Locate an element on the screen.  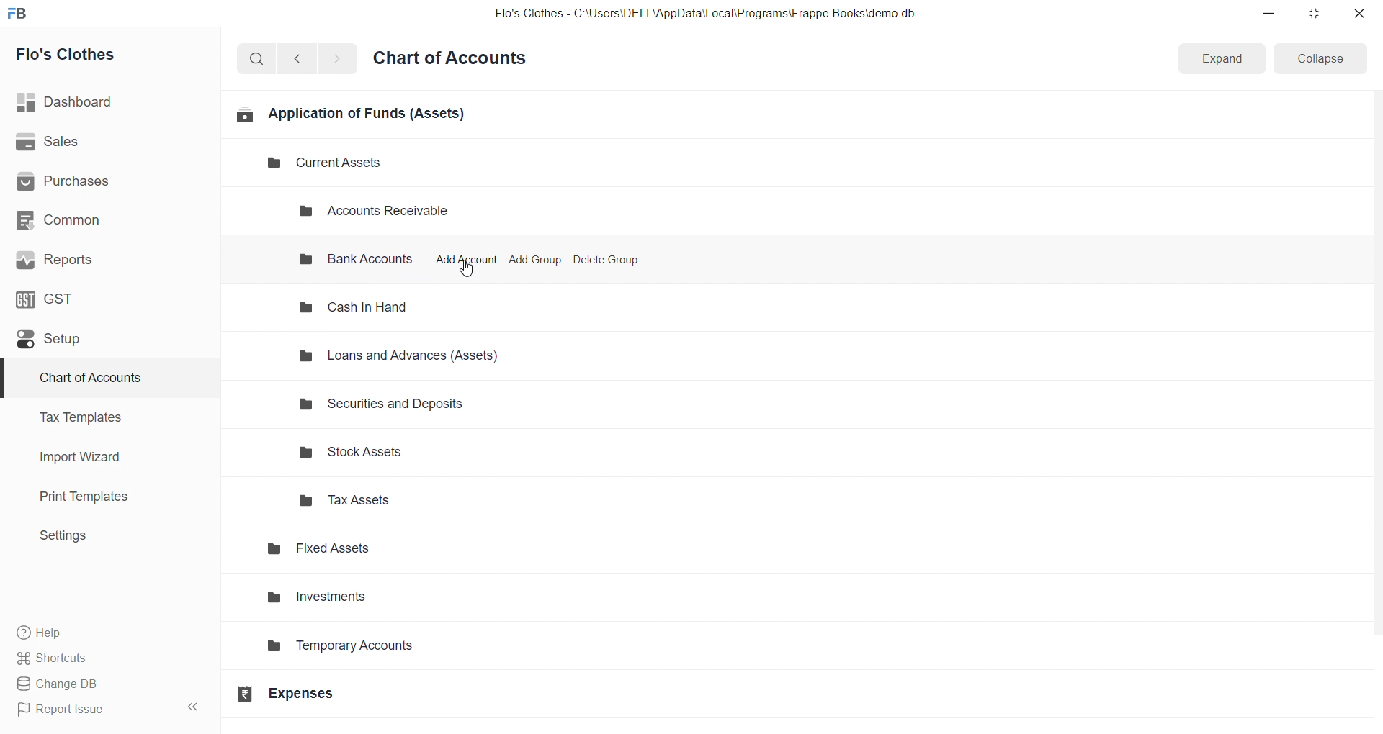
Tax Templates is located at coordinates (102, 417).